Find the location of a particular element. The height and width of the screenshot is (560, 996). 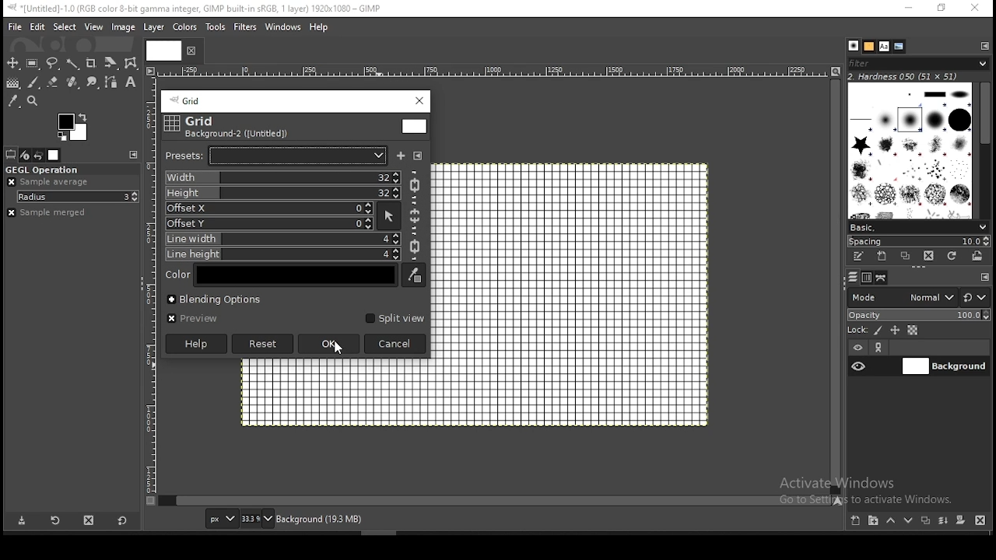

brushes is located at coordinates (909, 151).